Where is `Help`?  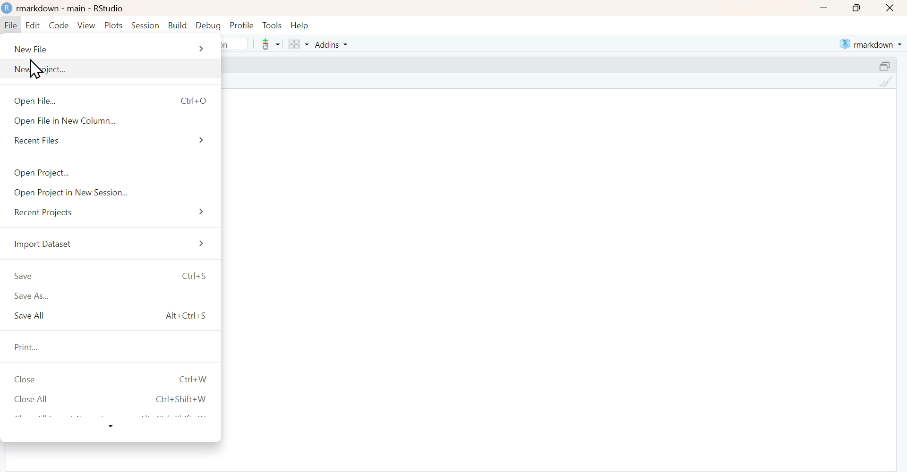 Help is located at coordinates (300, 26).